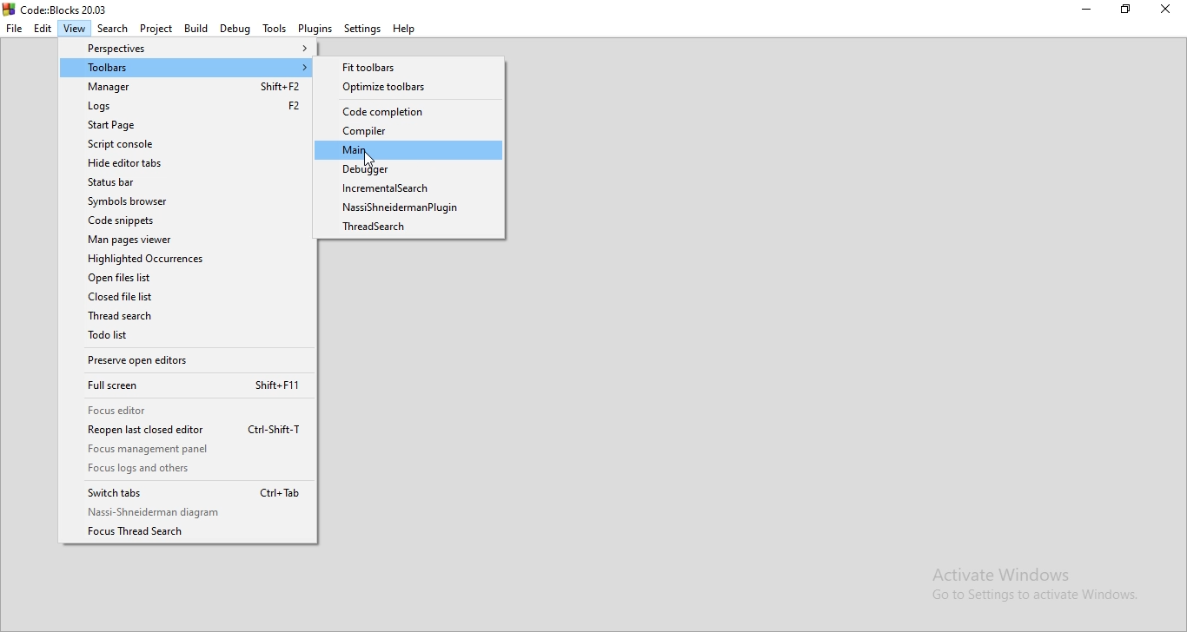 The width and height of the screenshot is (1187, 632). I want to click on Status bar, so click(188, 181).